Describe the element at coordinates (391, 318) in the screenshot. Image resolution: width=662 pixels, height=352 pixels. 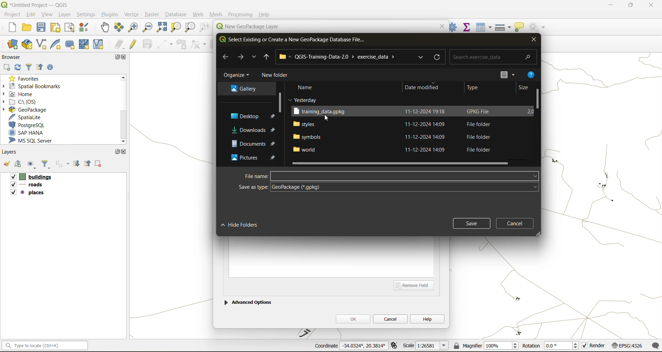
I see `cancel` at that location.